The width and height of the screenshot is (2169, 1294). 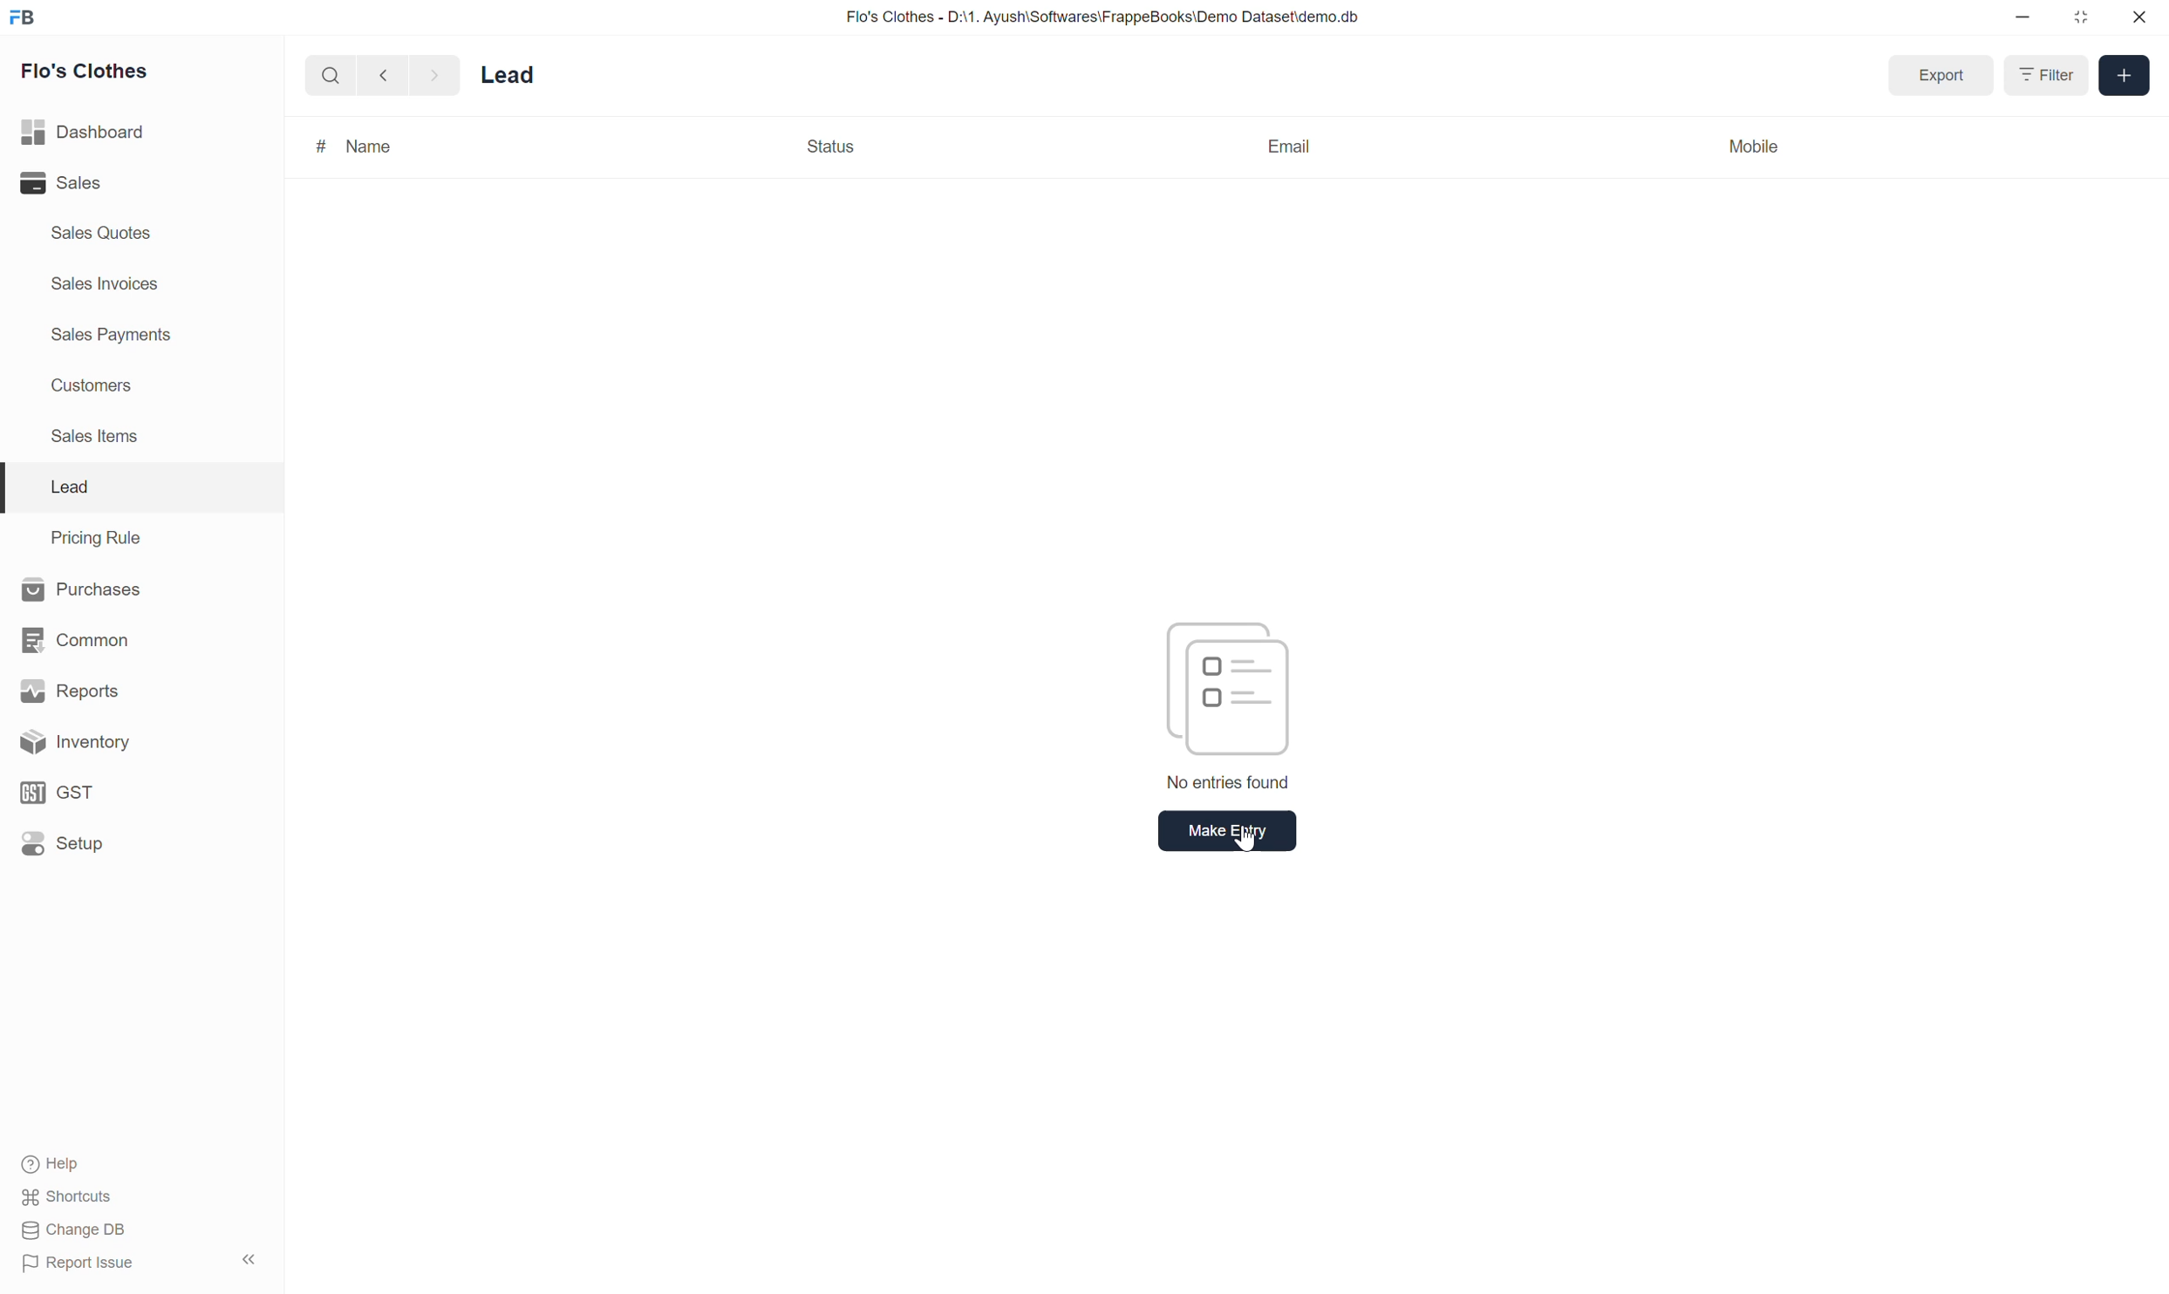 What do you see at coordinates (61, 183) in the screenshot?
I see `Sales` at bounding box center [61, 183].